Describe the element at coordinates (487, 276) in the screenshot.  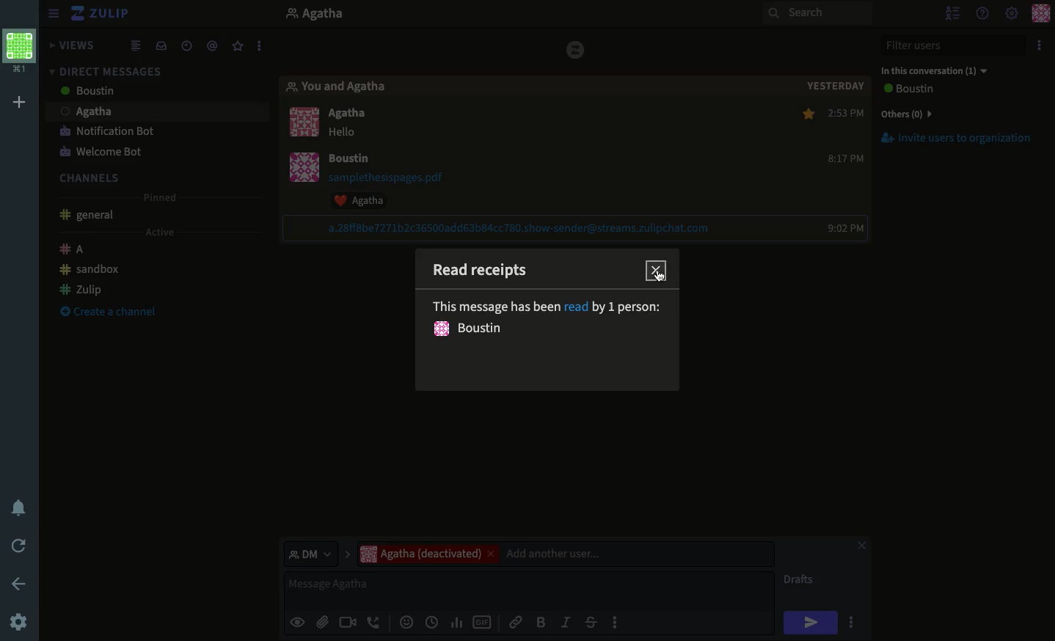
I see `Read receipts` at that location.